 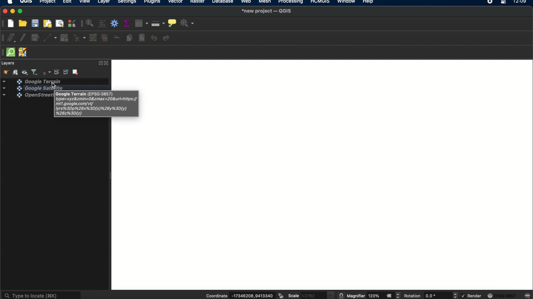 I want to click on QGIS, so click(x=26, y=2).